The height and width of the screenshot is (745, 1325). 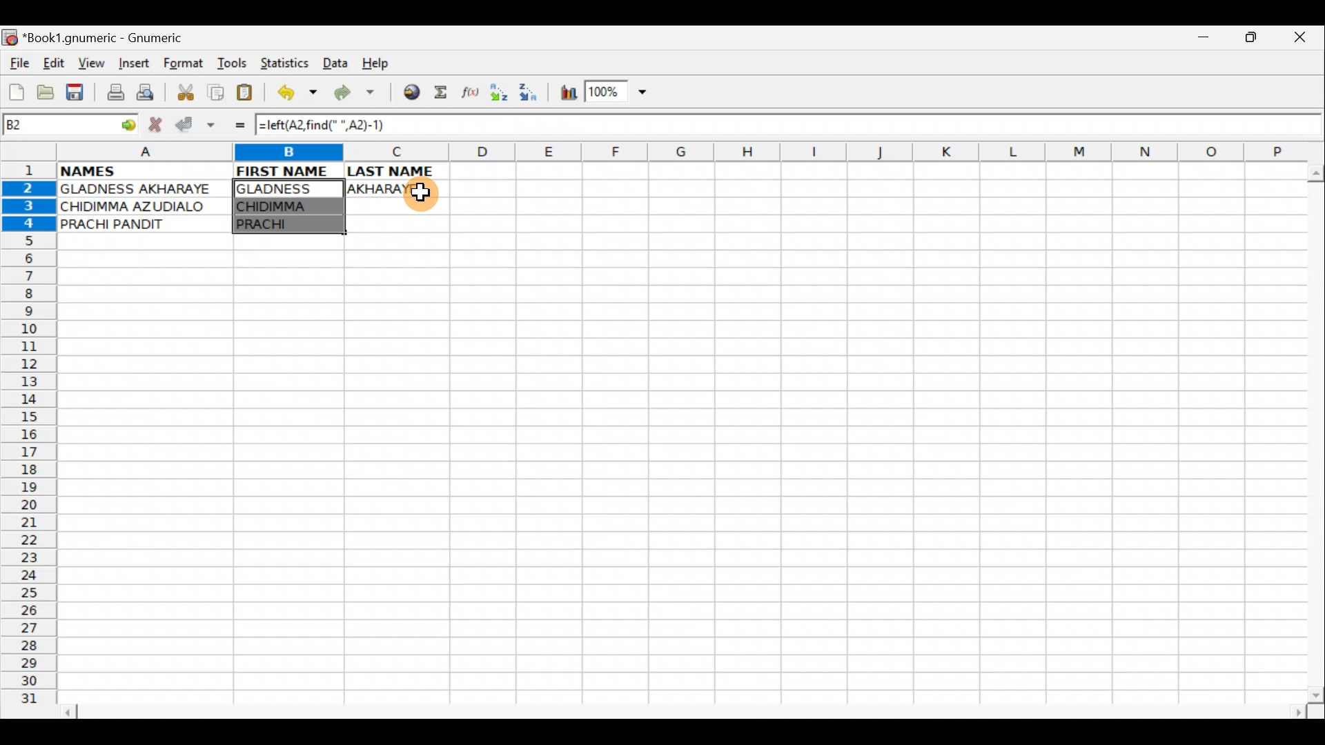 What do you see at coordinates (686, 710) in the screenshot?
I see `Scroll bar` at bounding box center [686, 710].